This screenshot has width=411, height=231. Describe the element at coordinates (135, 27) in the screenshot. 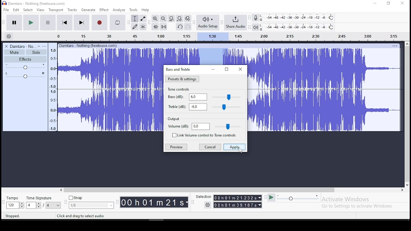

I see `draw tool` at that location.